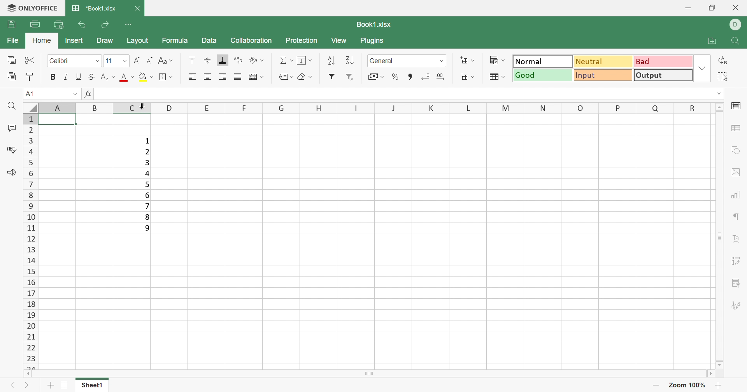 This screenshot has height=392, width=747. I want to click on Scroll Right, so click(714, 374).